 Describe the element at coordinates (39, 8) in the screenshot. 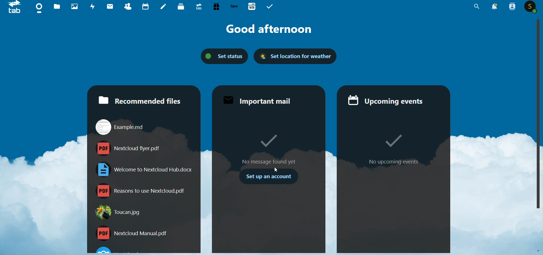

I see `Dashboard` at that location.